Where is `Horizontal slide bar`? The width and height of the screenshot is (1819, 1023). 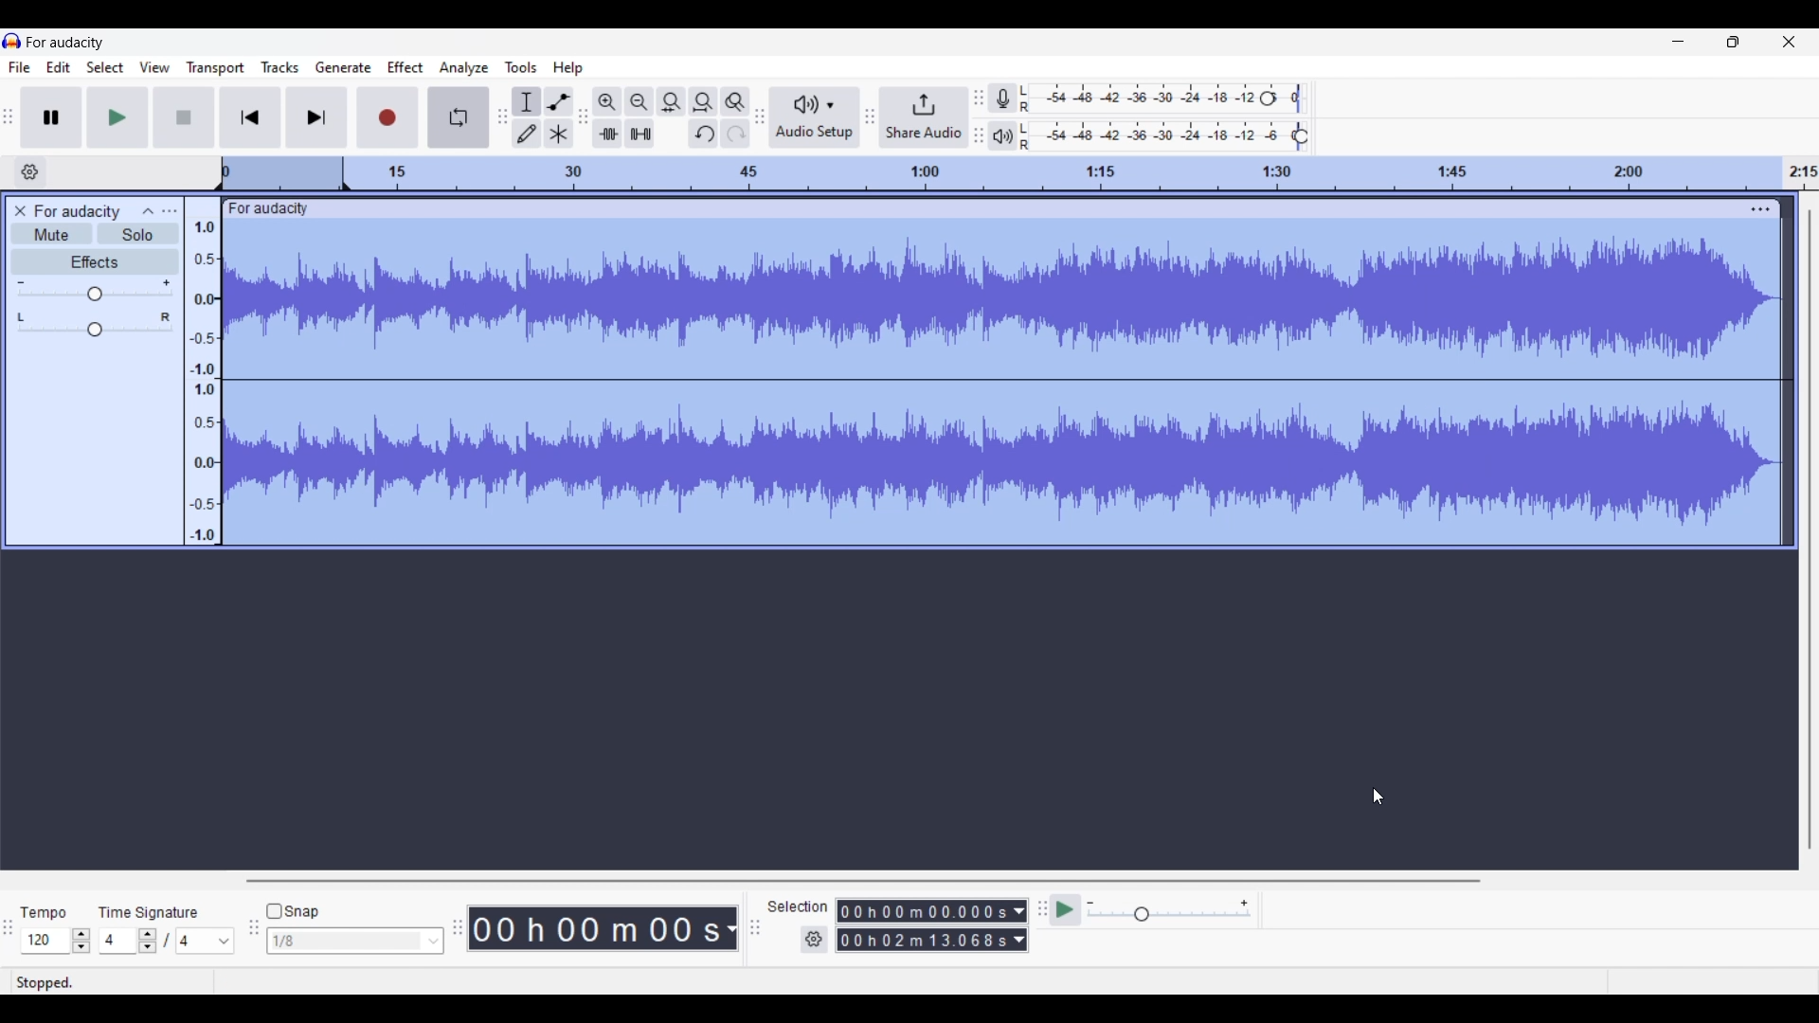 Horizontal slide bar is located at coordinates (863, 881).